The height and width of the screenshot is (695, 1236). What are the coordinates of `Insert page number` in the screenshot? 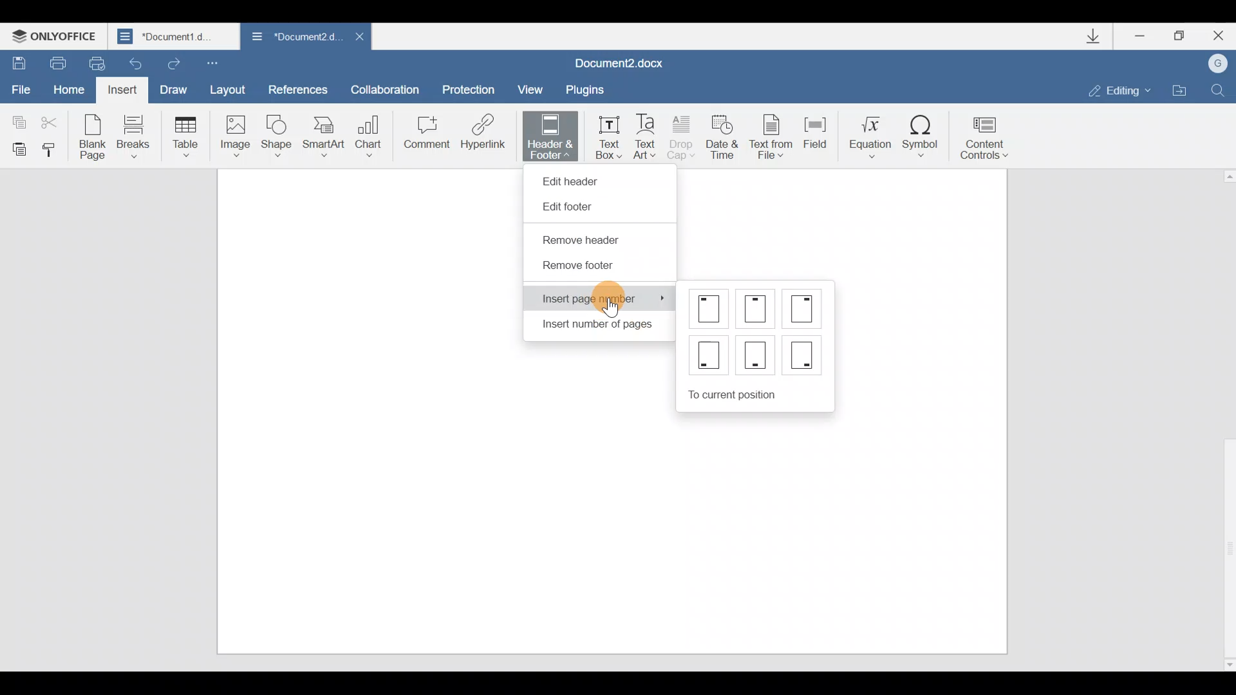 It's located at (602, 299).